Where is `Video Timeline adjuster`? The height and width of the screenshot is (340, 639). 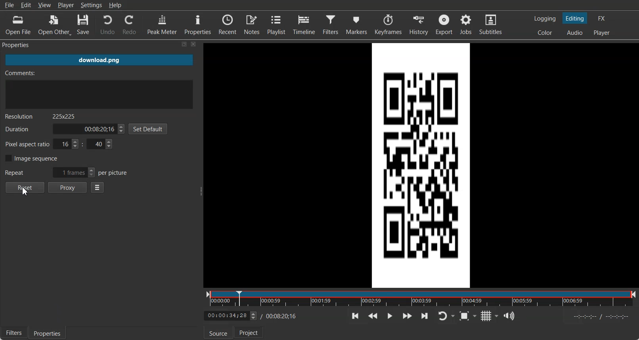
Video Timeline adjuster is located at coordinates (230, 316).